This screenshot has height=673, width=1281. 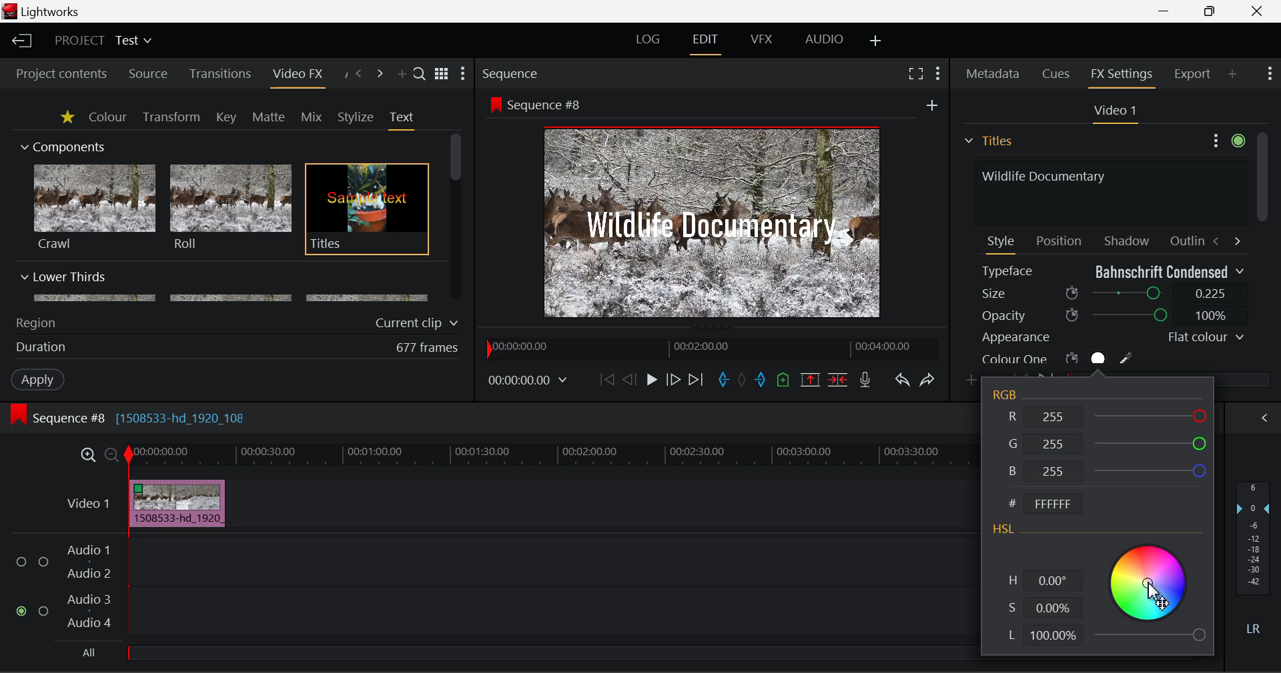 I want to click on Appearance, so click(x=1112, y=337).